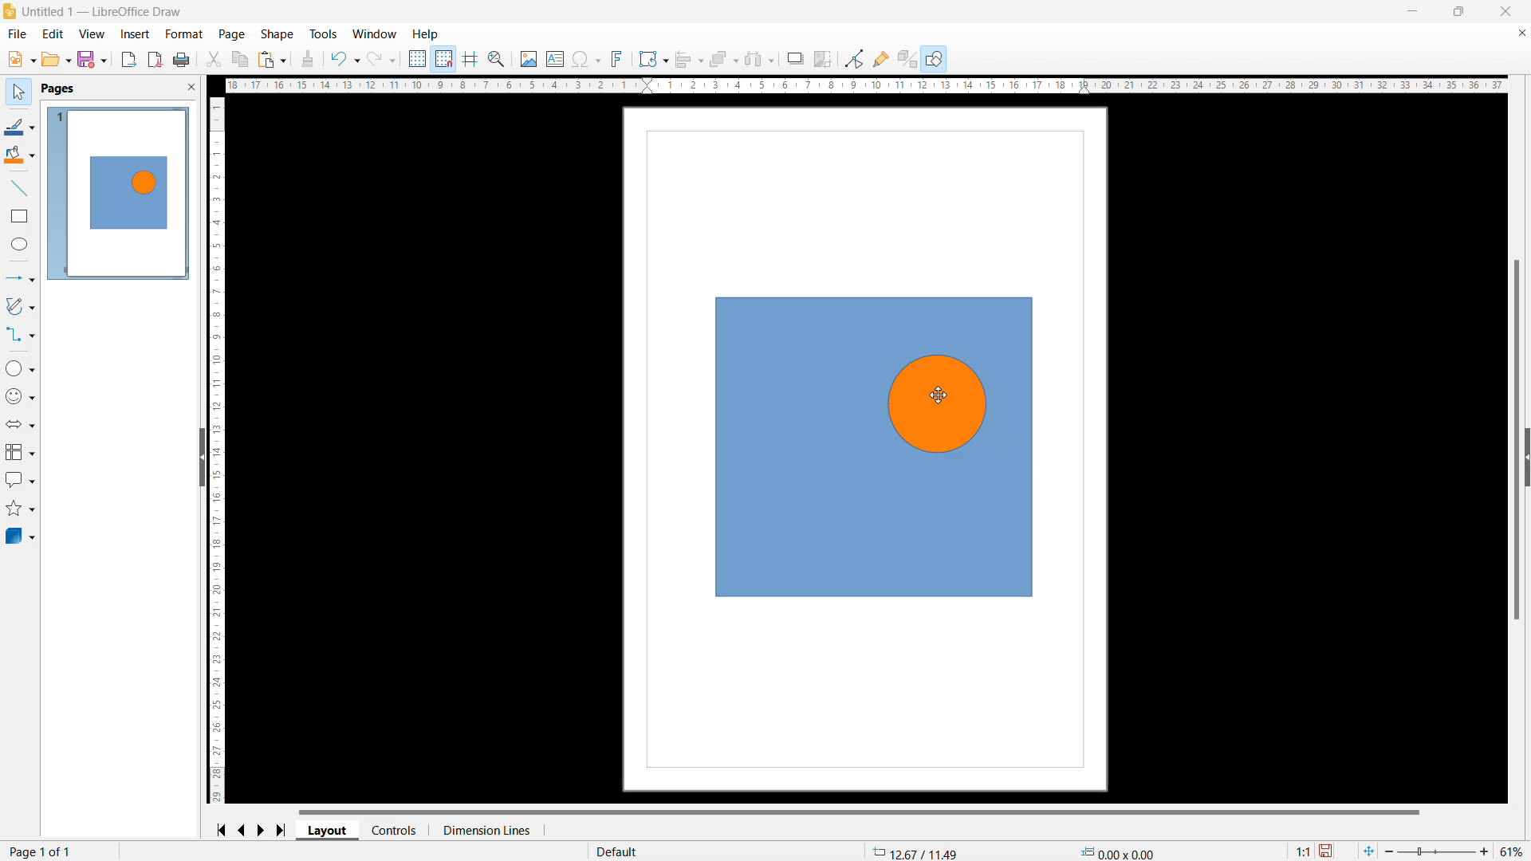 This screenshot has width=1531, height=861. I want to click on dimension lines, so click(484, 830).